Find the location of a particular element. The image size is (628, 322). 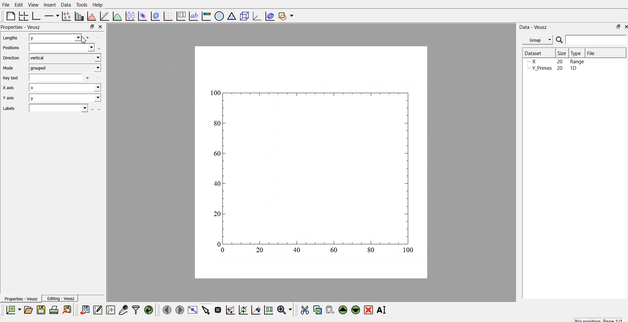

Direction vertical is located at coordinates (52, 58).